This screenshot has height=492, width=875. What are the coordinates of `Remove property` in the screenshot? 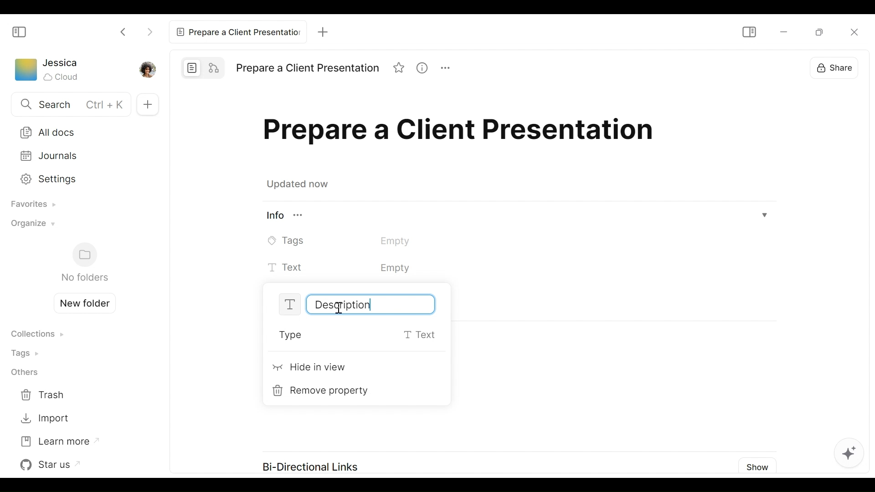 It's located at (324, 391).